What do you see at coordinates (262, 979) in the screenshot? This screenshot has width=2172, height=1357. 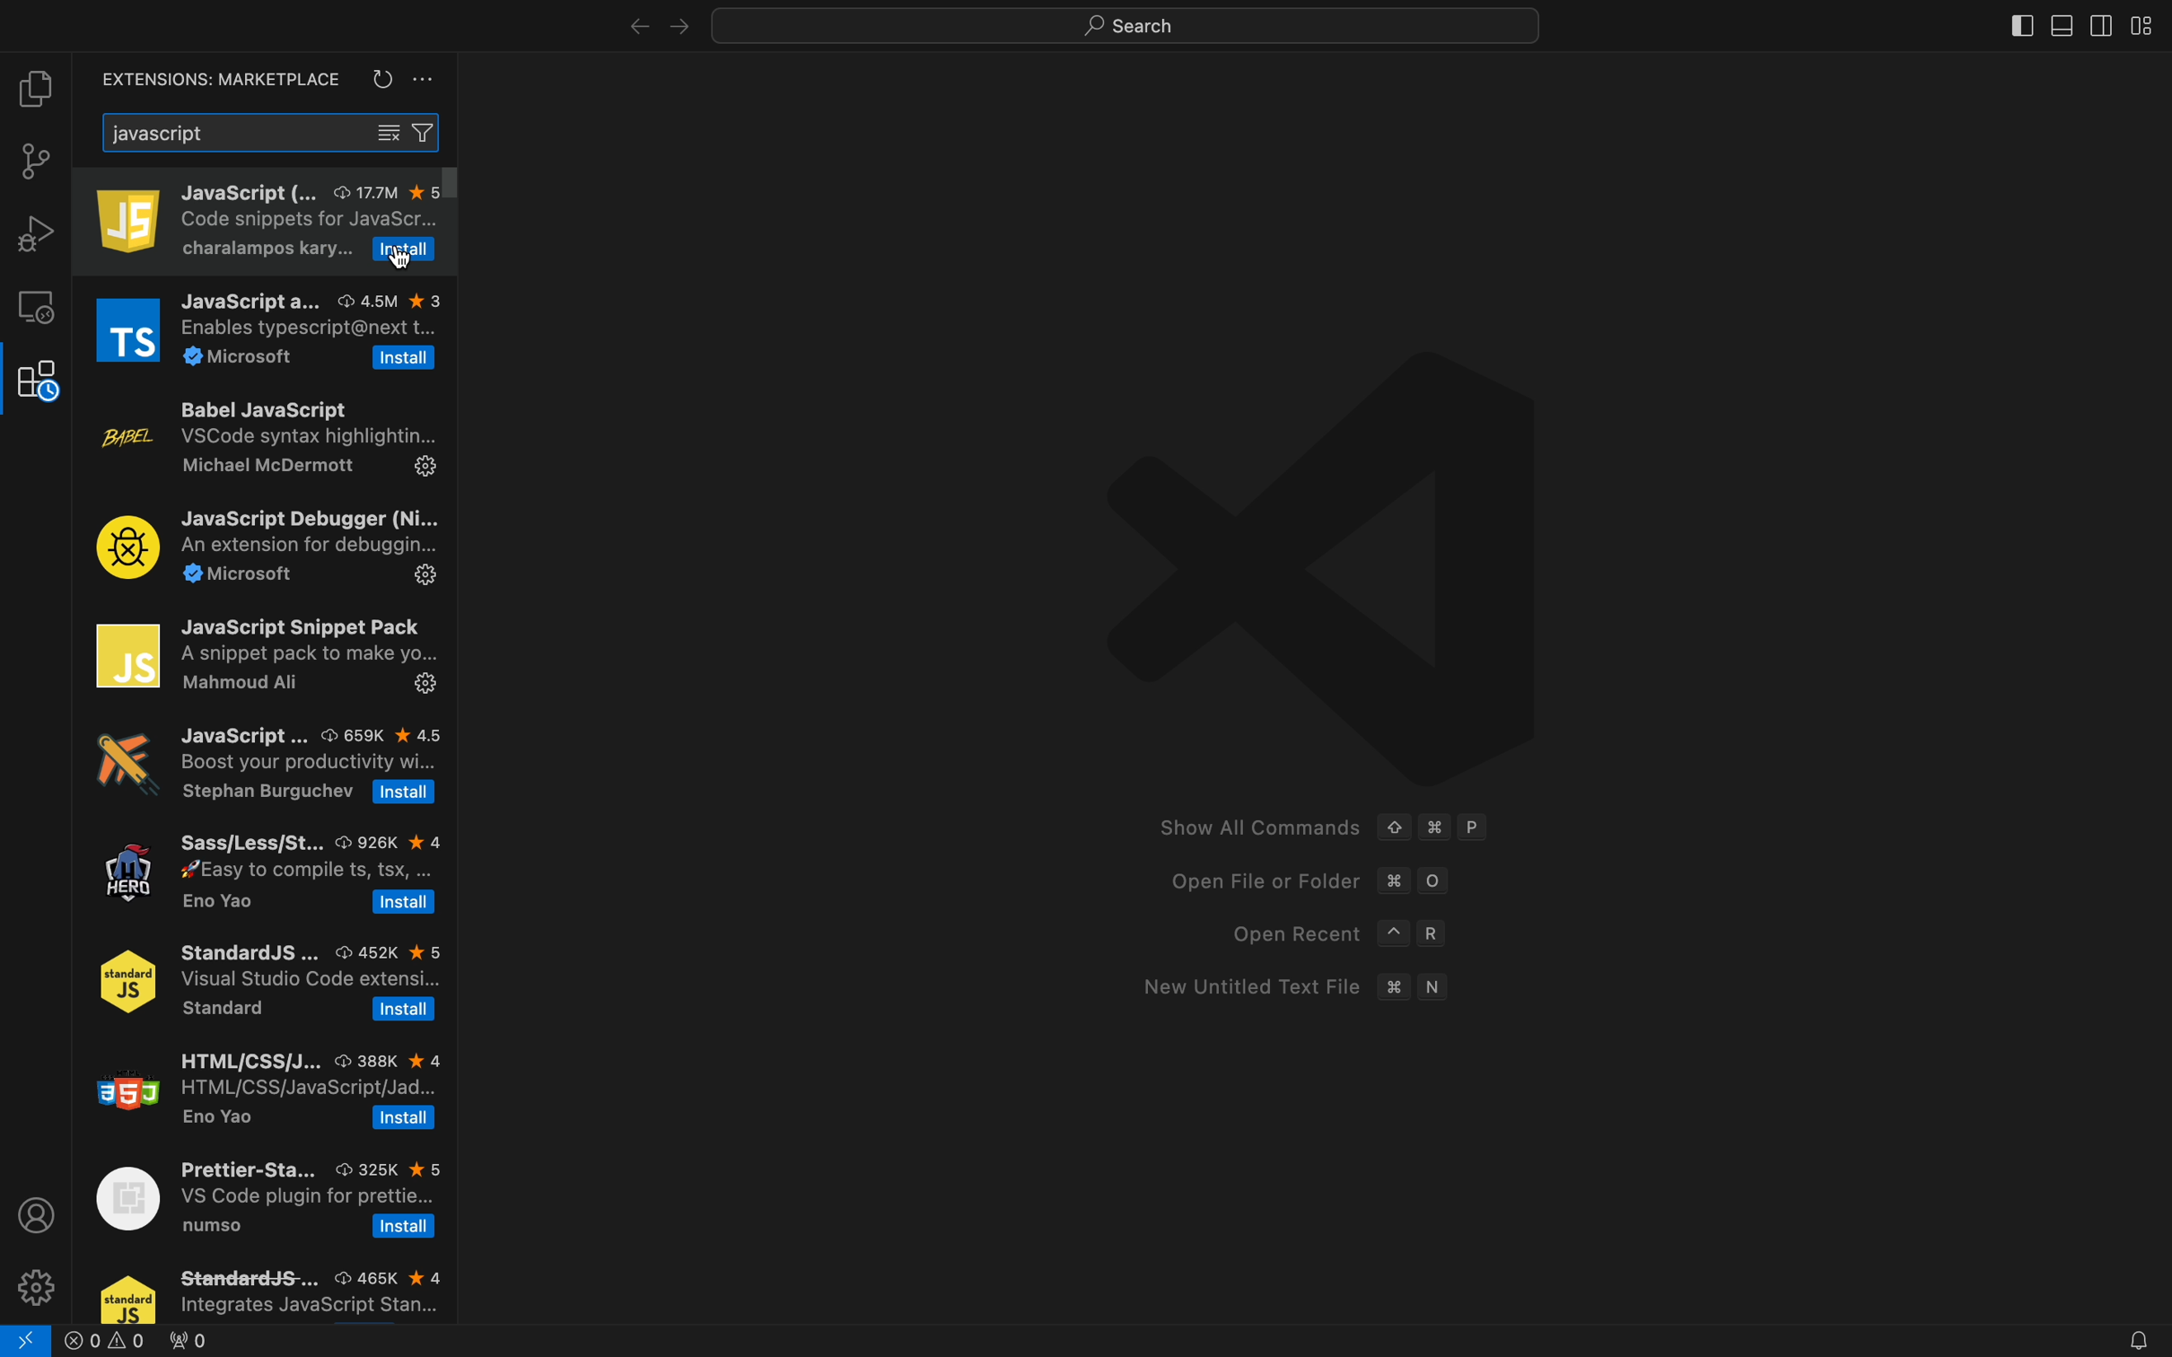 I see `StandardJS ... 452K % 5
Visual Studio Code extensi...
Standard [Install` at bounding box center [262, 979].